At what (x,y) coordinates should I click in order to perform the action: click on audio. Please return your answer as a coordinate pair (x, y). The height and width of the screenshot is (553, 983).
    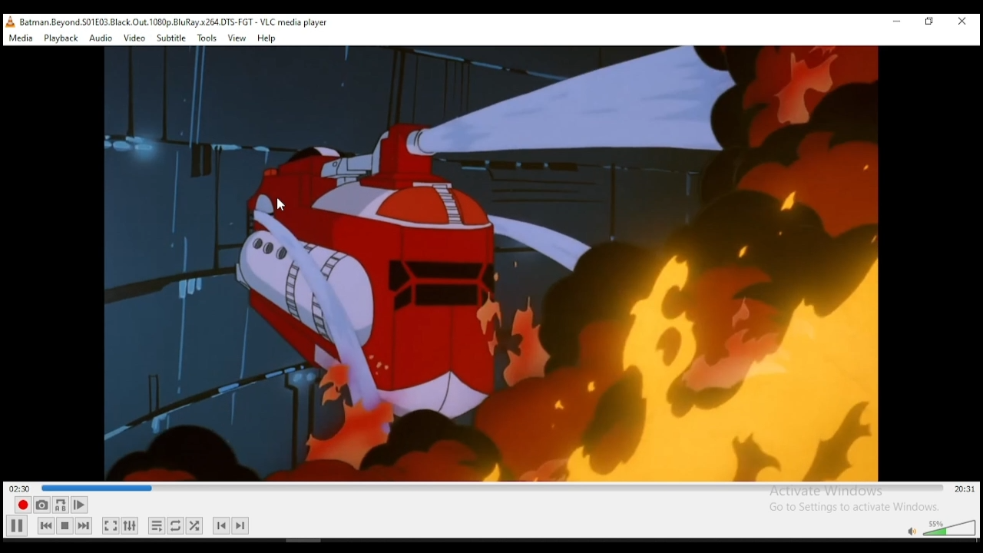
    Looking at the image, I should click on (100, 38).